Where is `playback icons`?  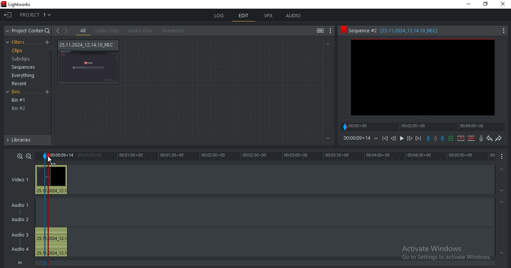 playback icons is located at coordinates (385, 138).